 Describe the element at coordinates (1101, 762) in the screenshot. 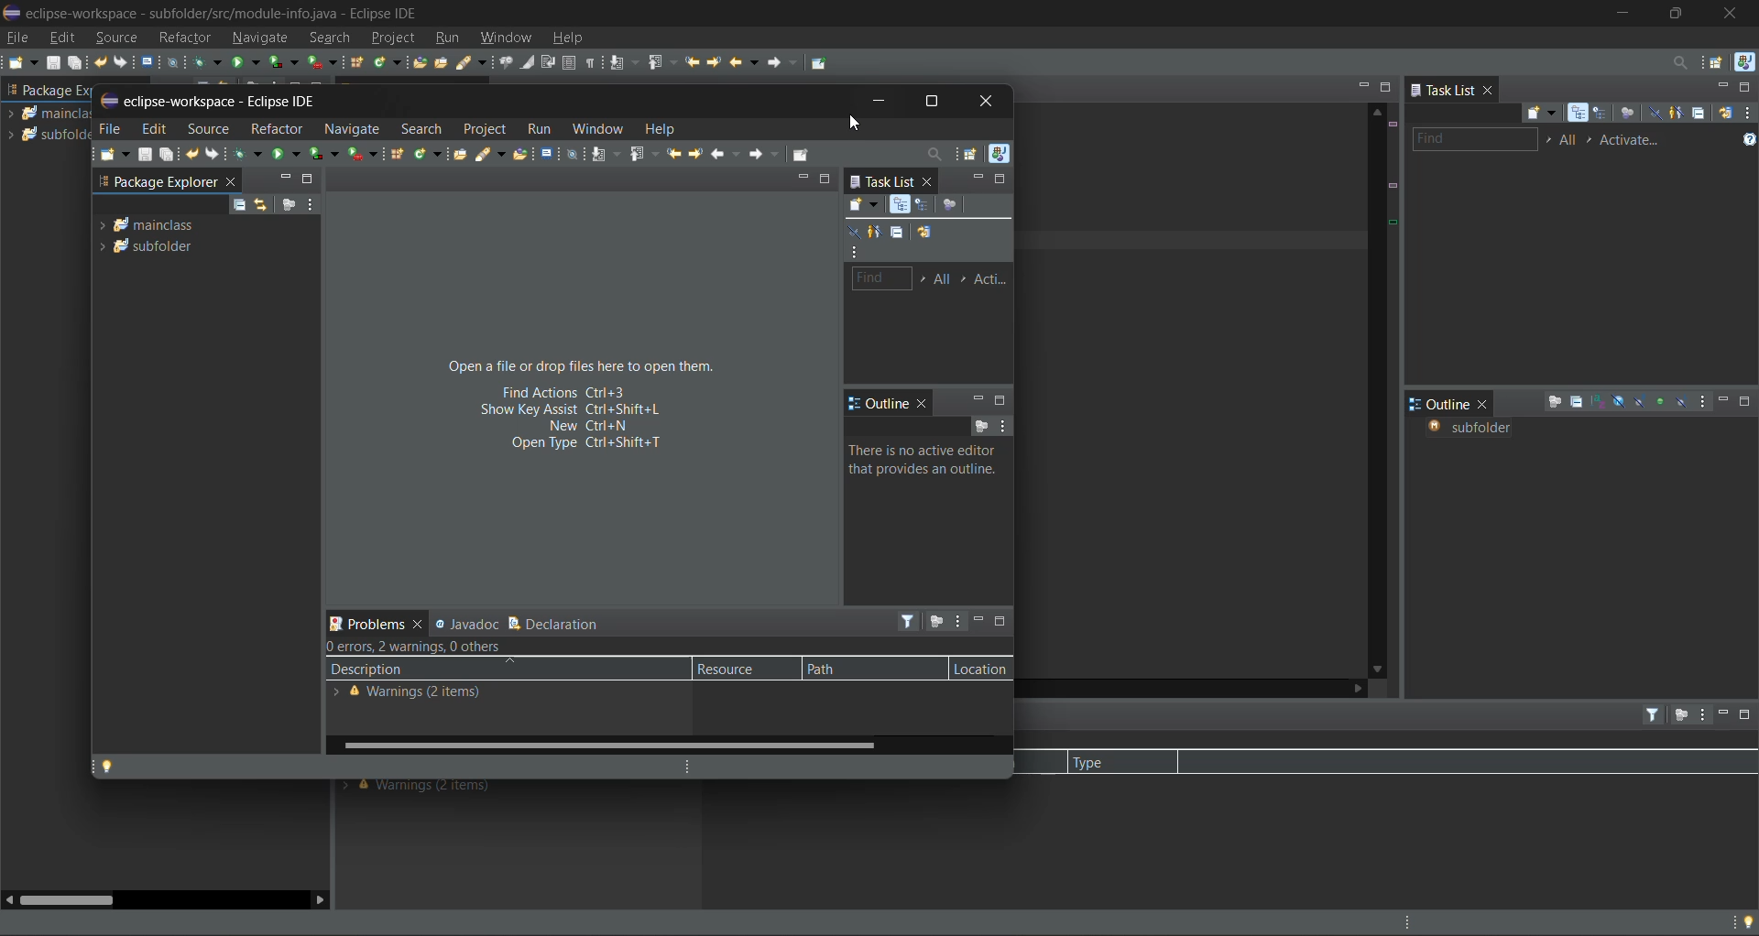

I see `type` at that location.